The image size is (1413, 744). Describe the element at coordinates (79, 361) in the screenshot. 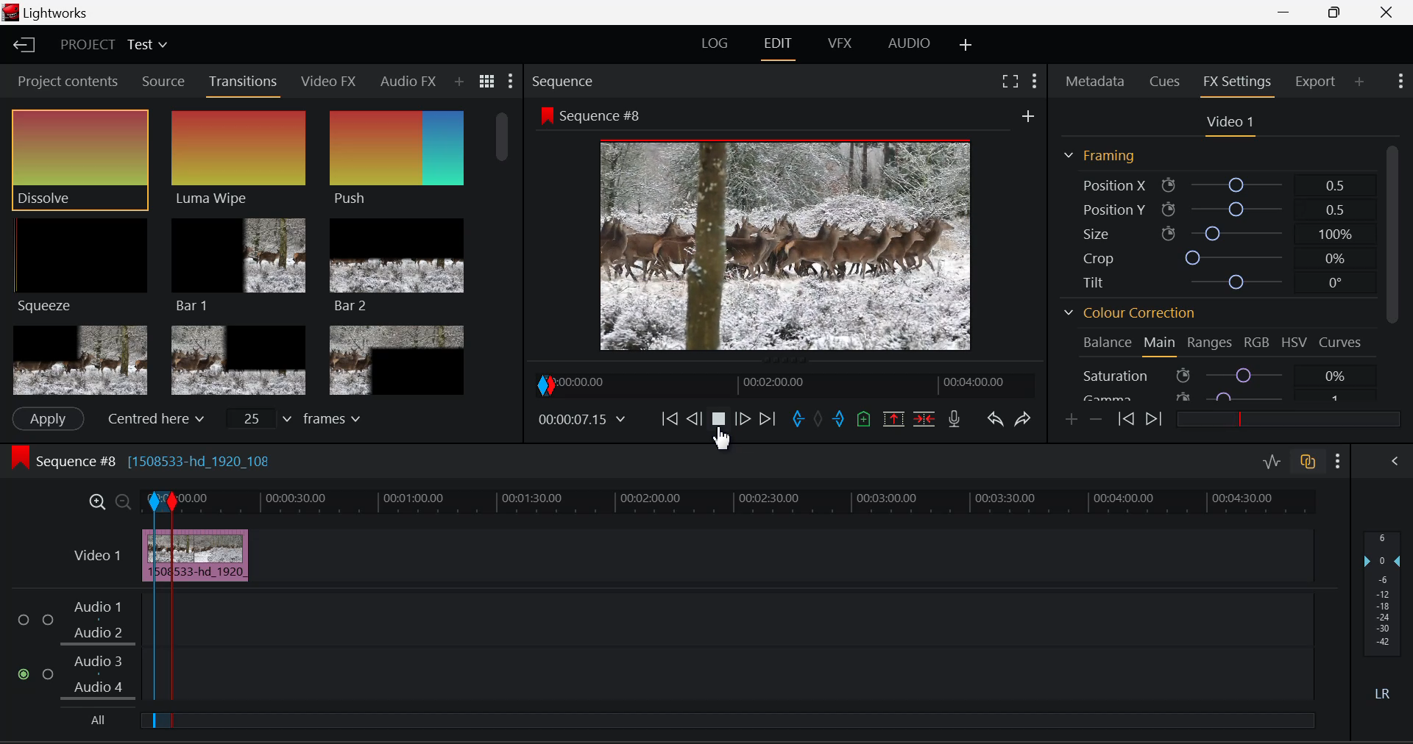

I see `Box 1` at that location.